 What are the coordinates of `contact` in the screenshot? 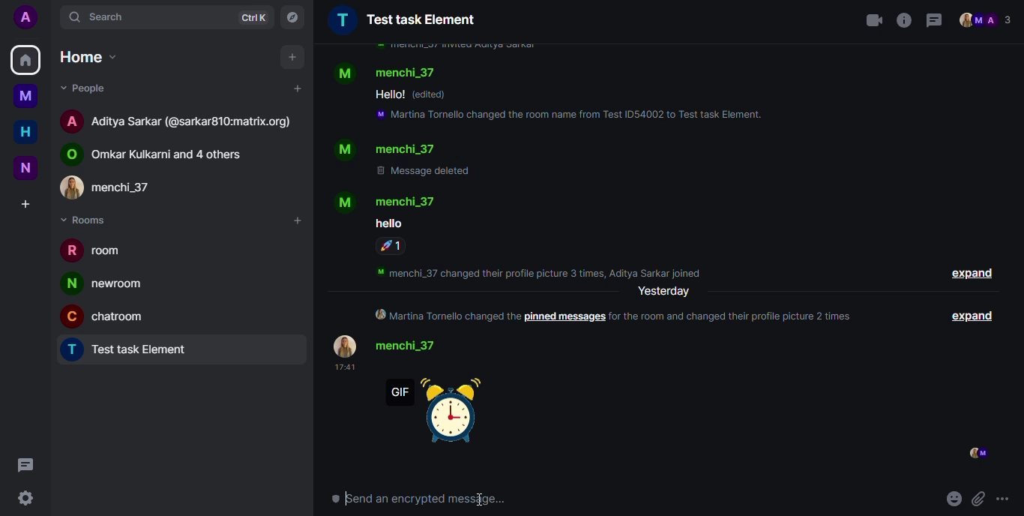 It's located at (386, 149).